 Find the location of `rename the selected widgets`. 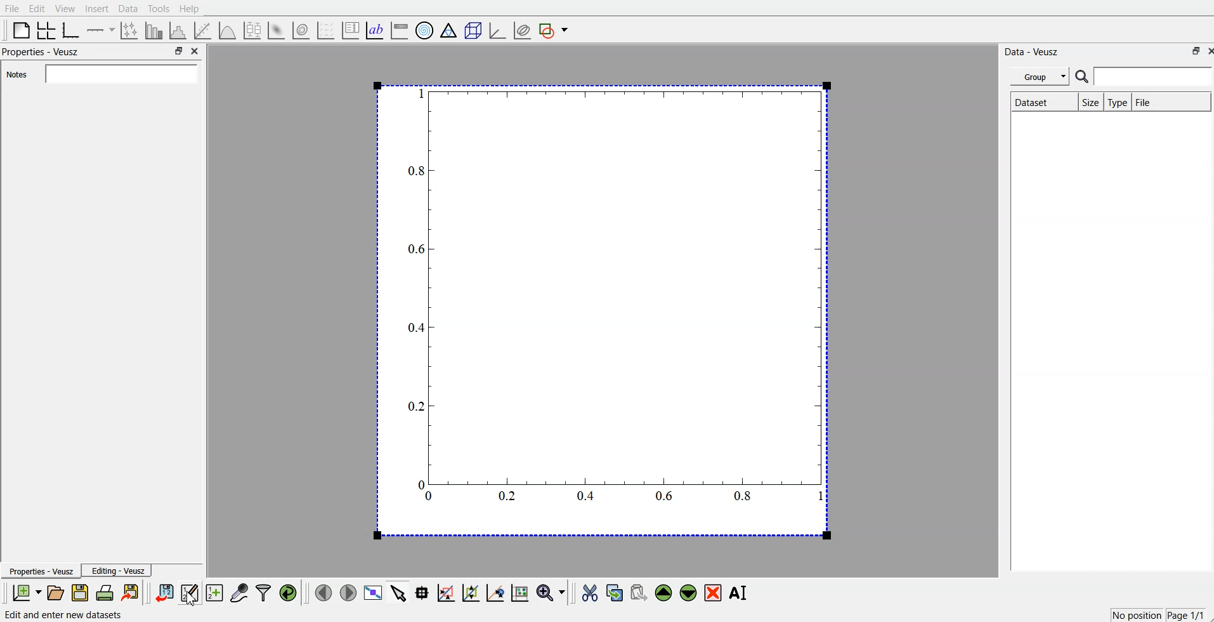

rename the selected widgets is located at coordinates (739, 593).